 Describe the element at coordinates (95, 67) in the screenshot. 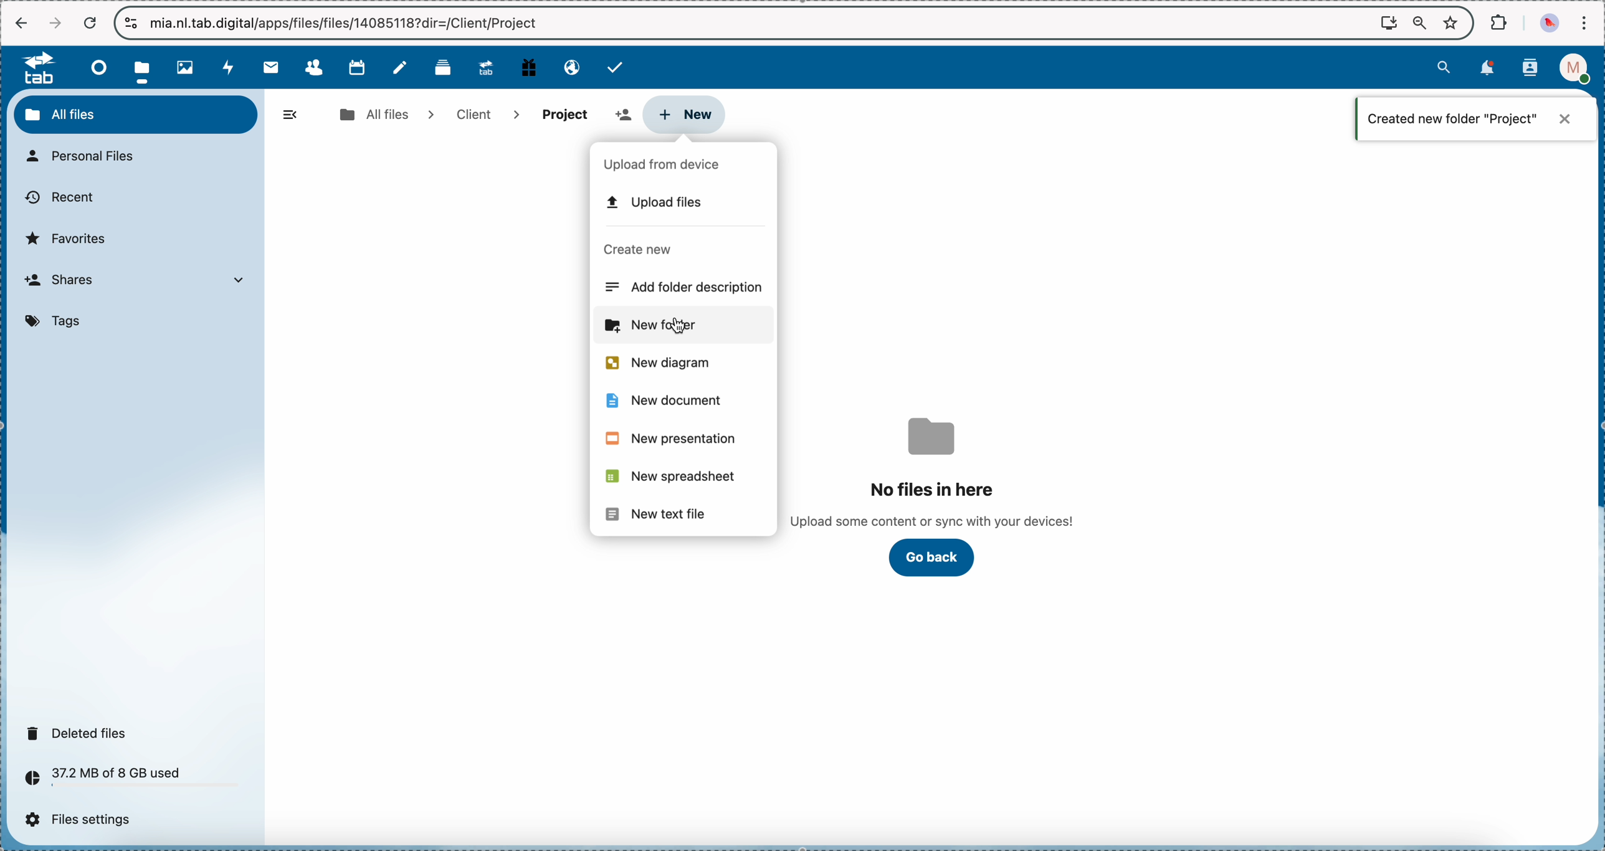

I see `dashboard` at that location.